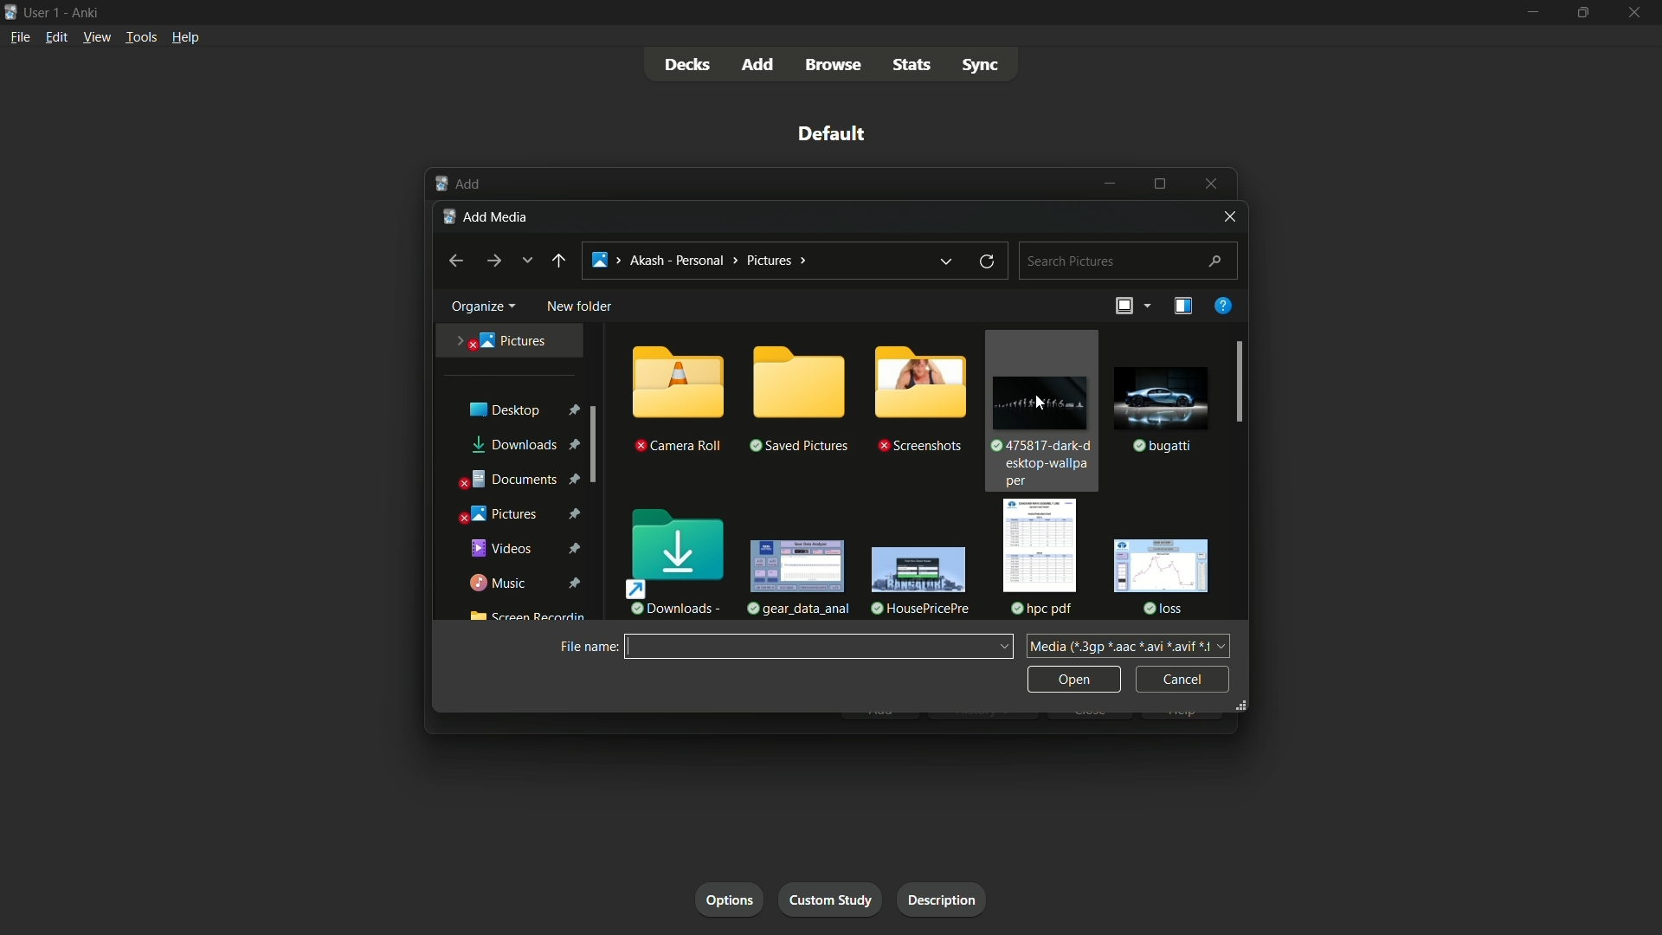  I want to click on Close, so click(1213, 183).